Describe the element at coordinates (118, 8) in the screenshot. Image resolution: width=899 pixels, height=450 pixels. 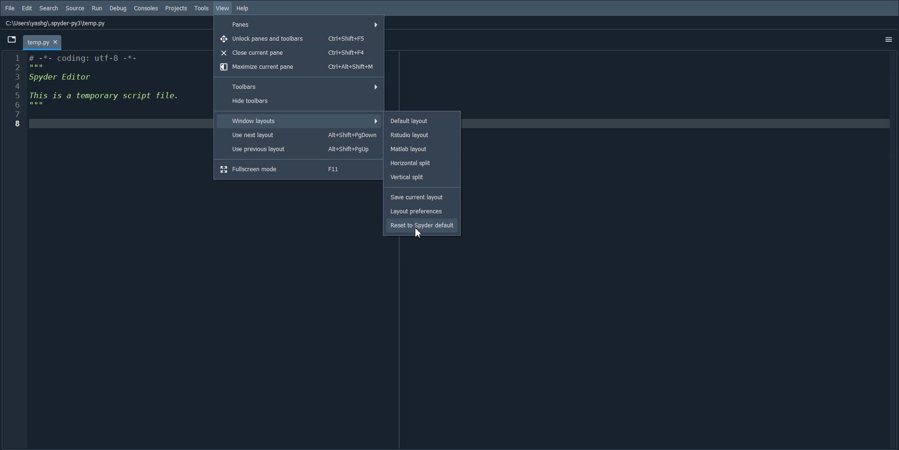
I see `Debug` at that location.